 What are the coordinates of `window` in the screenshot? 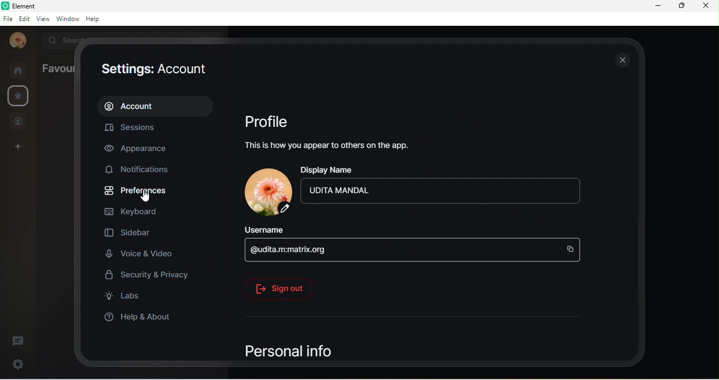 It's located at (67, 19).